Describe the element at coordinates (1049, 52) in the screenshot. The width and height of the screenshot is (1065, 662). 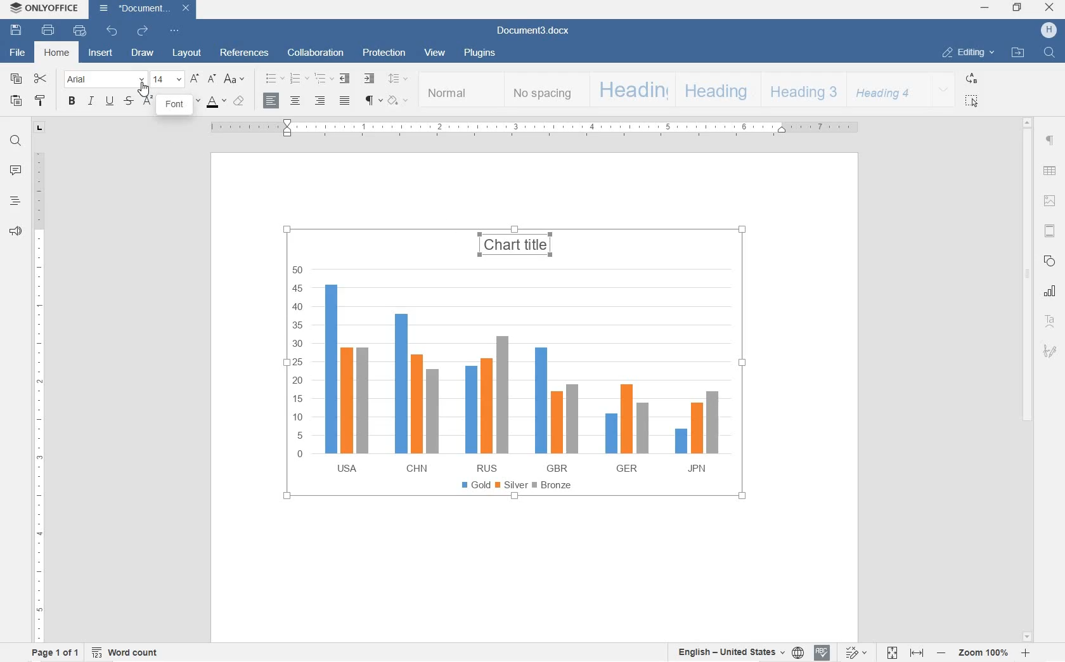
I see `FIND` at that location.